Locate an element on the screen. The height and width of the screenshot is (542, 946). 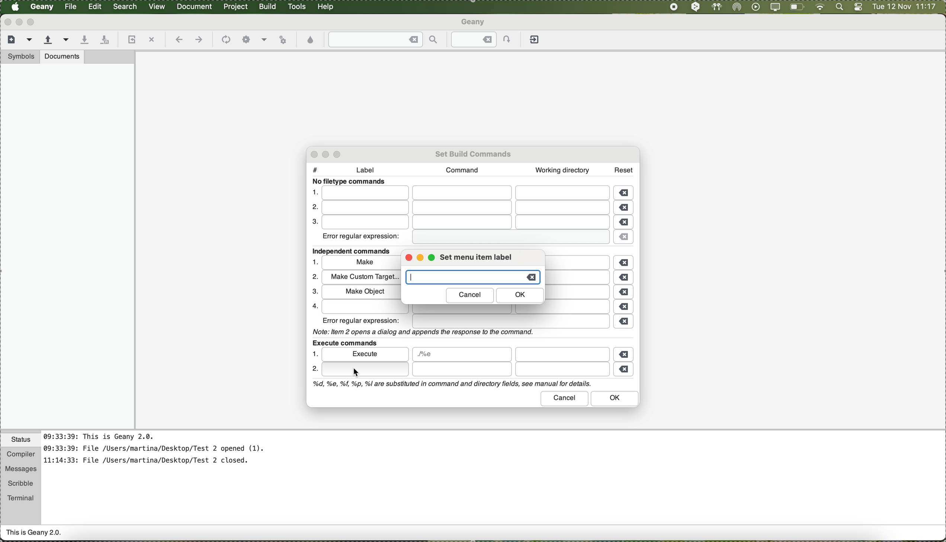
date and hour is located at coordinates (904, 7).